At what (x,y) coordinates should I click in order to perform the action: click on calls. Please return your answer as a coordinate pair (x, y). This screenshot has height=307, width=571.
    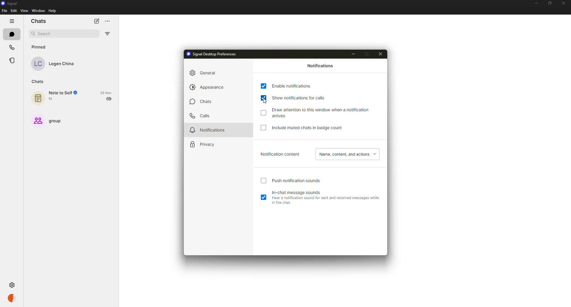
    Looking at the image, I should click on (201, 115).